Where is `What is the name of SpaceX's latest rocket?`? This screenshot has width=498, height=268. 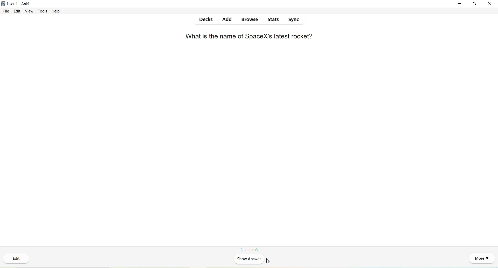
What is the name of SpaceX's latest rocket? is located at coordinates (248, 37).